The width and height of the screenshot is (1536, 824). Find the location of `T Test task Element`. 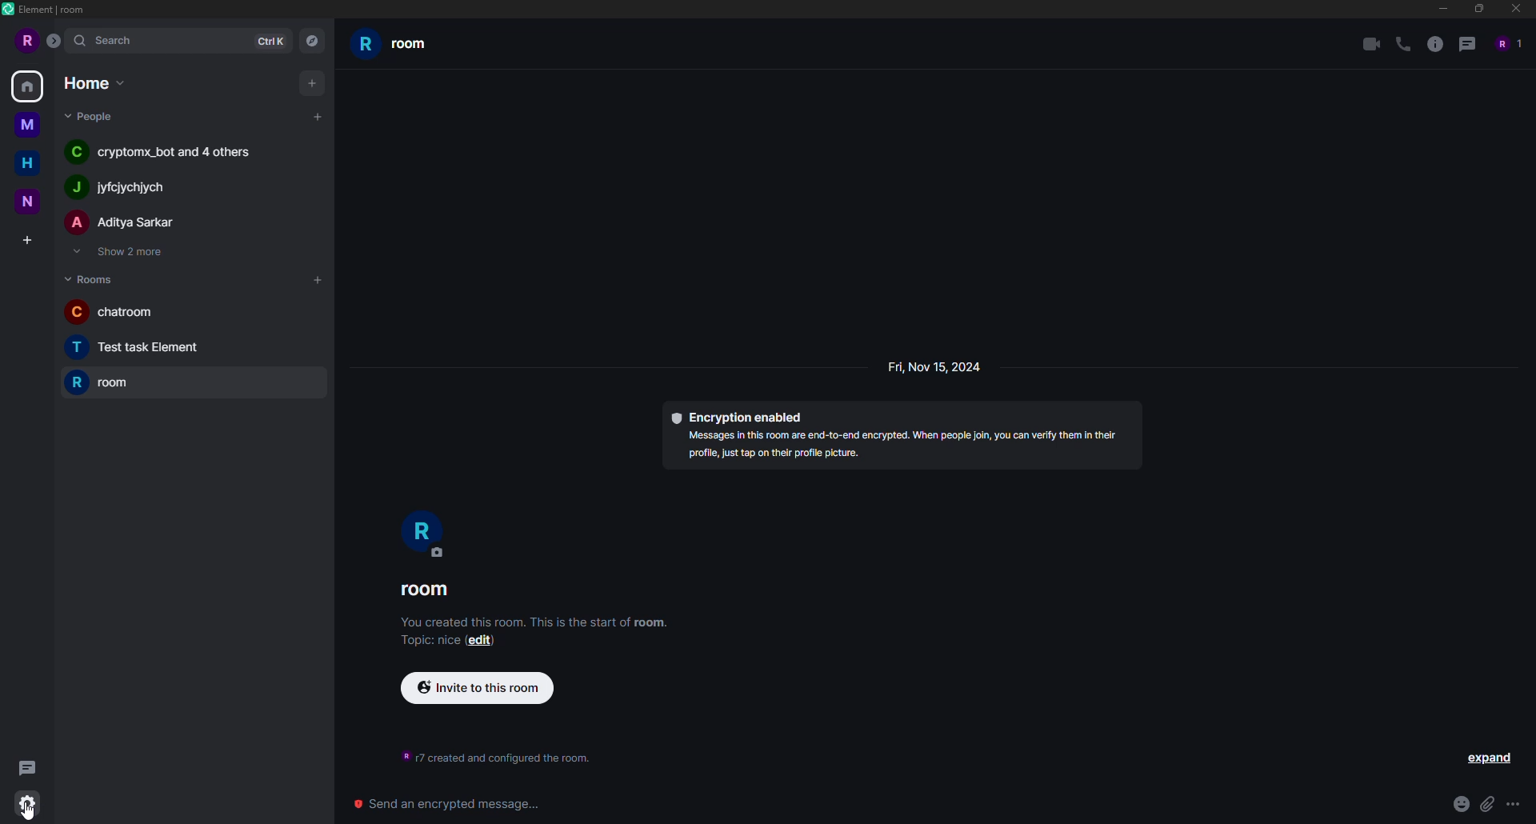

T Test task Element is located at coordinates (138, 349).